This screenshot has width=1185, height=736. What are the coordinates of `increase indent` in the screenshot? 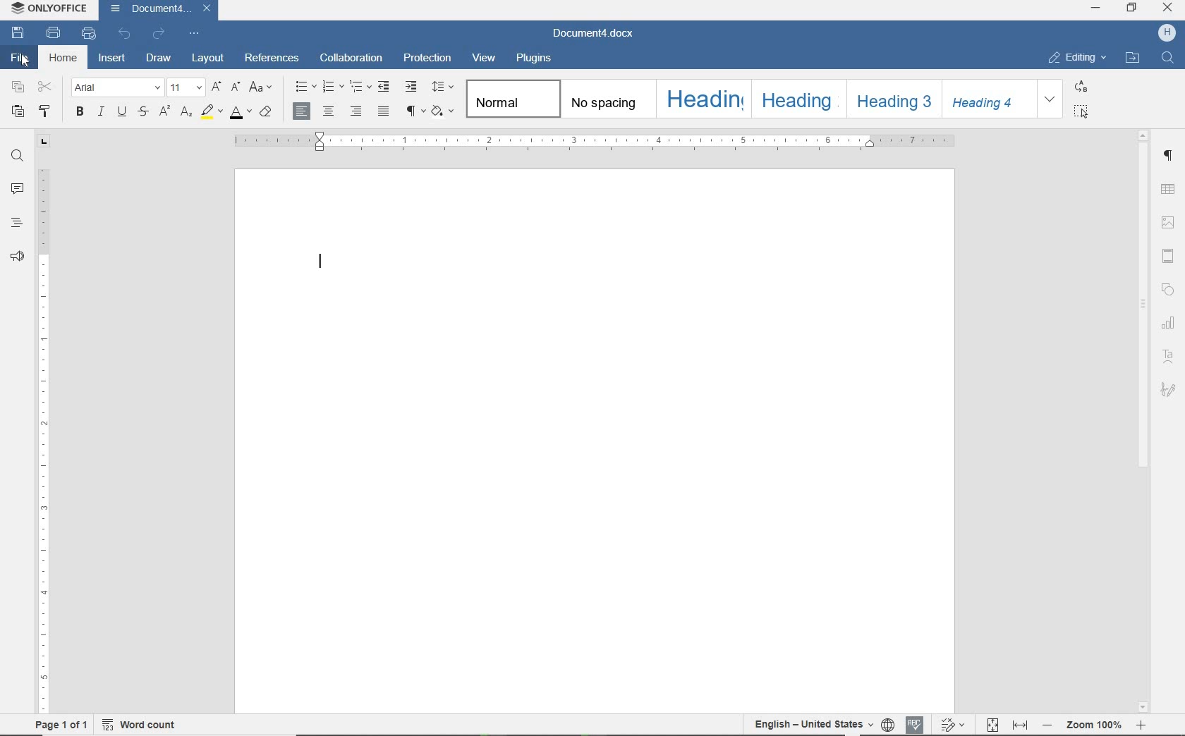 It's located at (413, 87).